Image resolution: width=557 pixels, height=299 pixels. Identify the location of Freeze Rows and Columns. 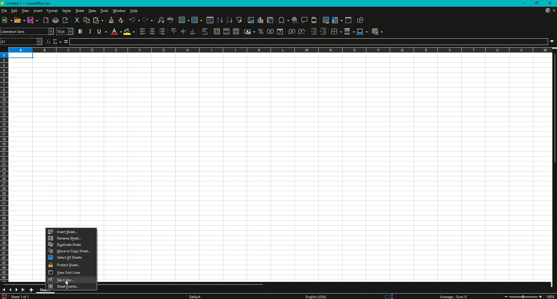
(337, 20).